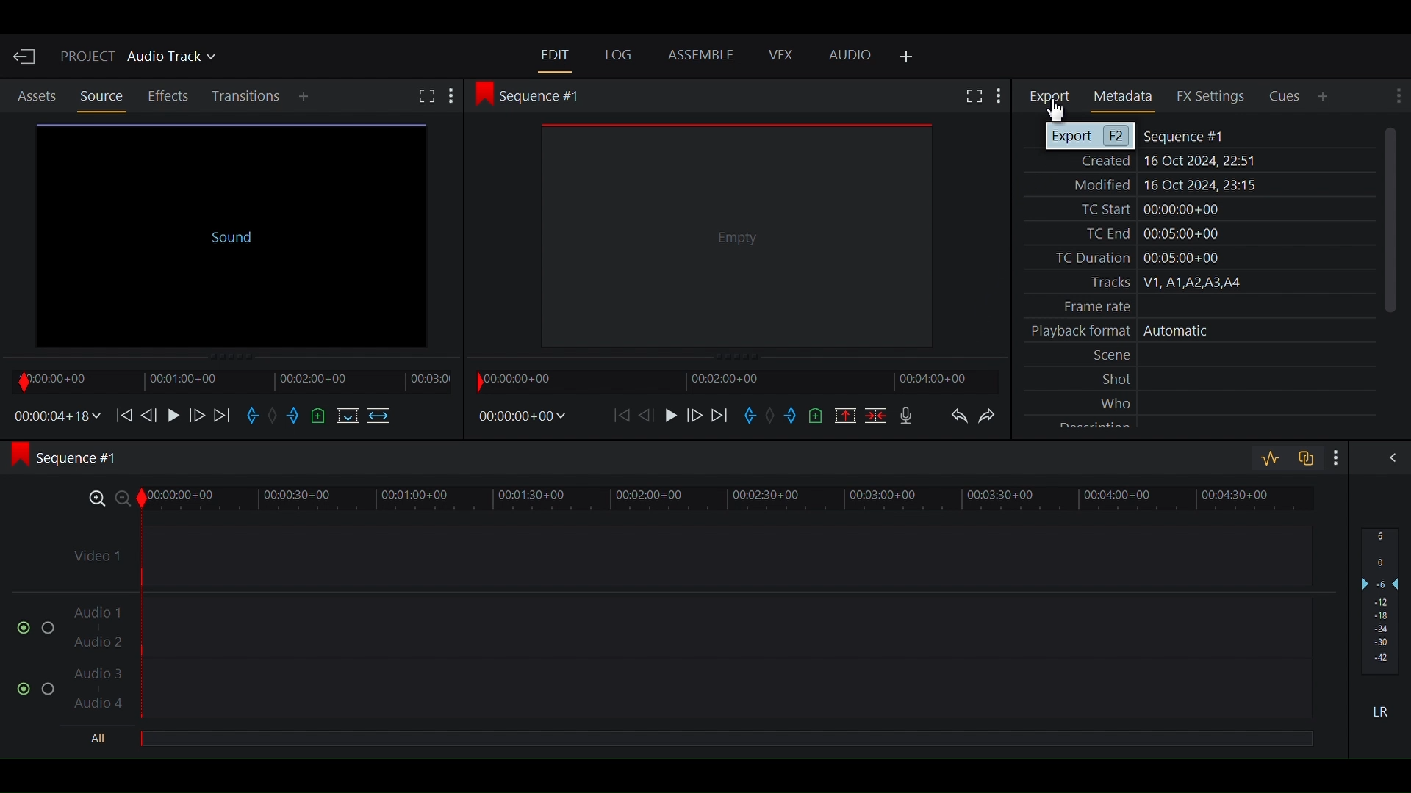 The width and height of the screenshot is (1411, 793). I want to click on Play, so click(173, 414).